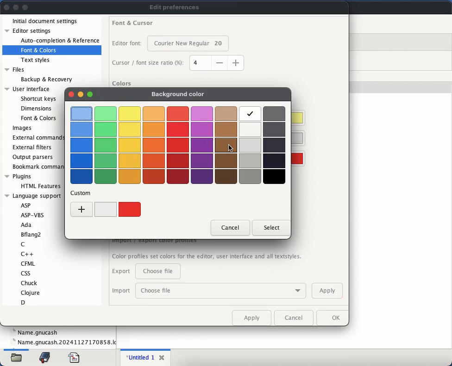  What do you see at coordinates (295, 317) in the screenshot?
I see `cancel` at bounding box center [295, 317].